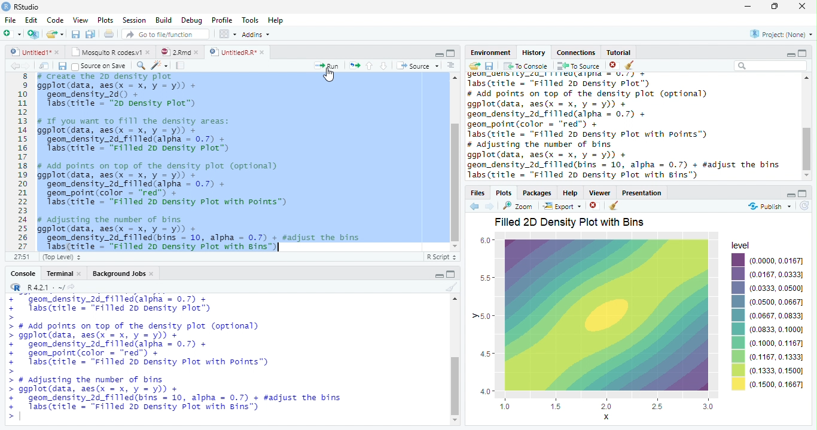 This screenshot has height=430, width=817. I want to click on Presentatior, so click(641, 193).